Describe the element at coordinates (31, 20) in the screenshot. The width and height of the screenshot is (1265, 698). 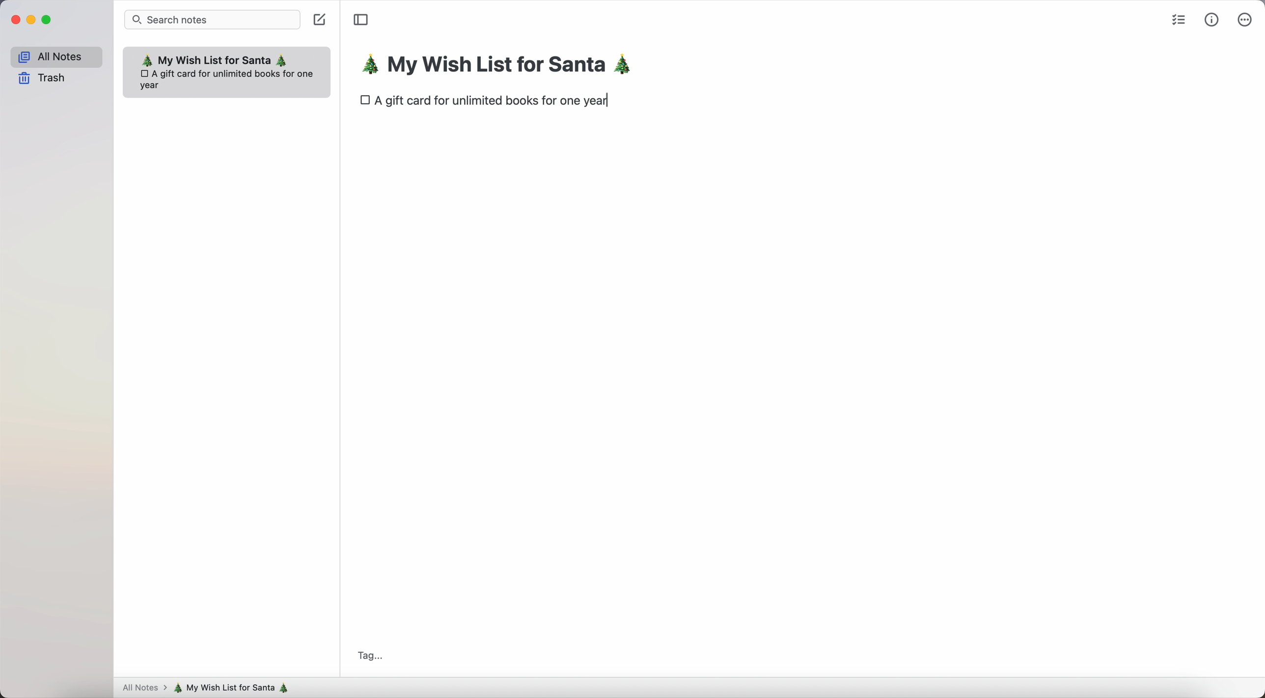
I see `minimize Simplenote` at that location.